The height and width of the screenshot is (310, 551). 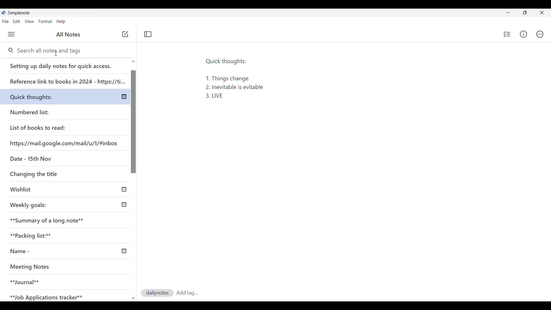 I want to click on Cursor position unchanged, so click(x=125, y=34).